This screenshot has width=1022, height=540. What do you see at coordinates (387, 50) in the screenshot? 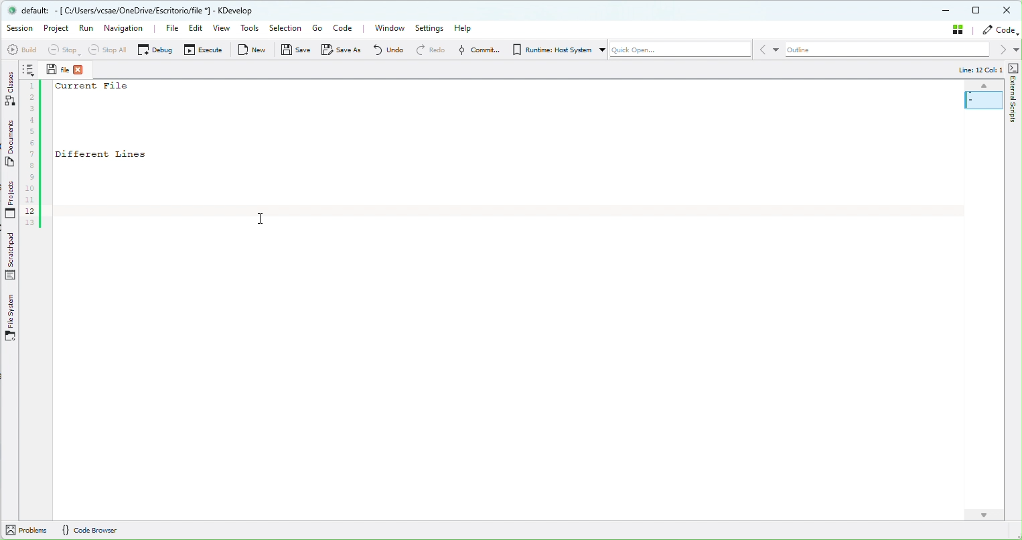
I see `Undo` at bounding box center [387, 50].